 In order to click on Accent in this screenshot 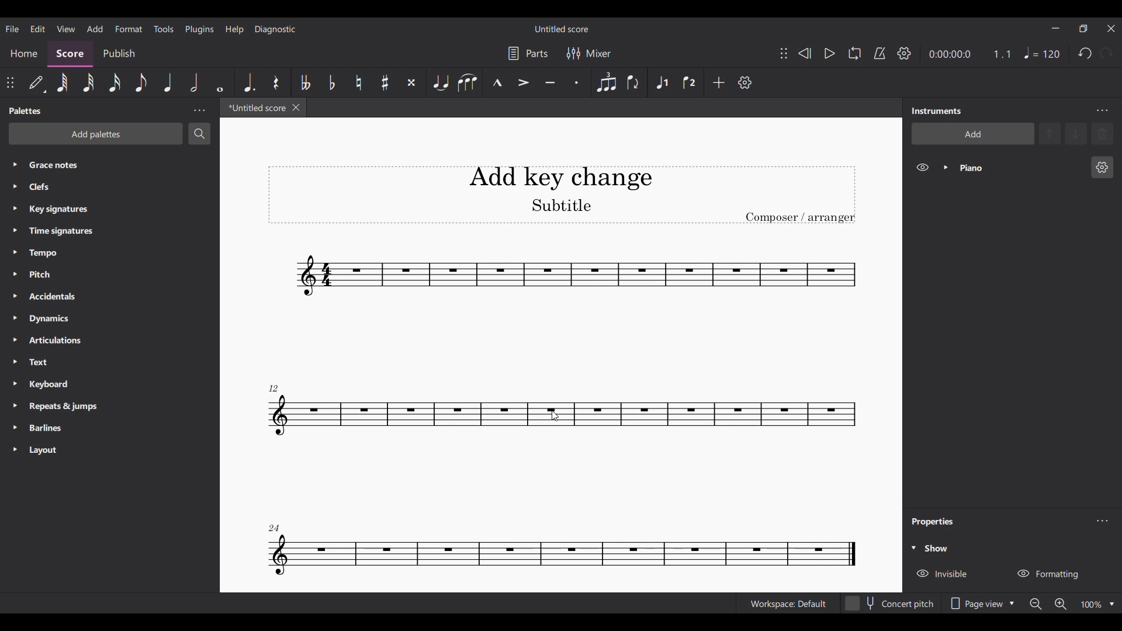, I will do `click(523, 82)`.